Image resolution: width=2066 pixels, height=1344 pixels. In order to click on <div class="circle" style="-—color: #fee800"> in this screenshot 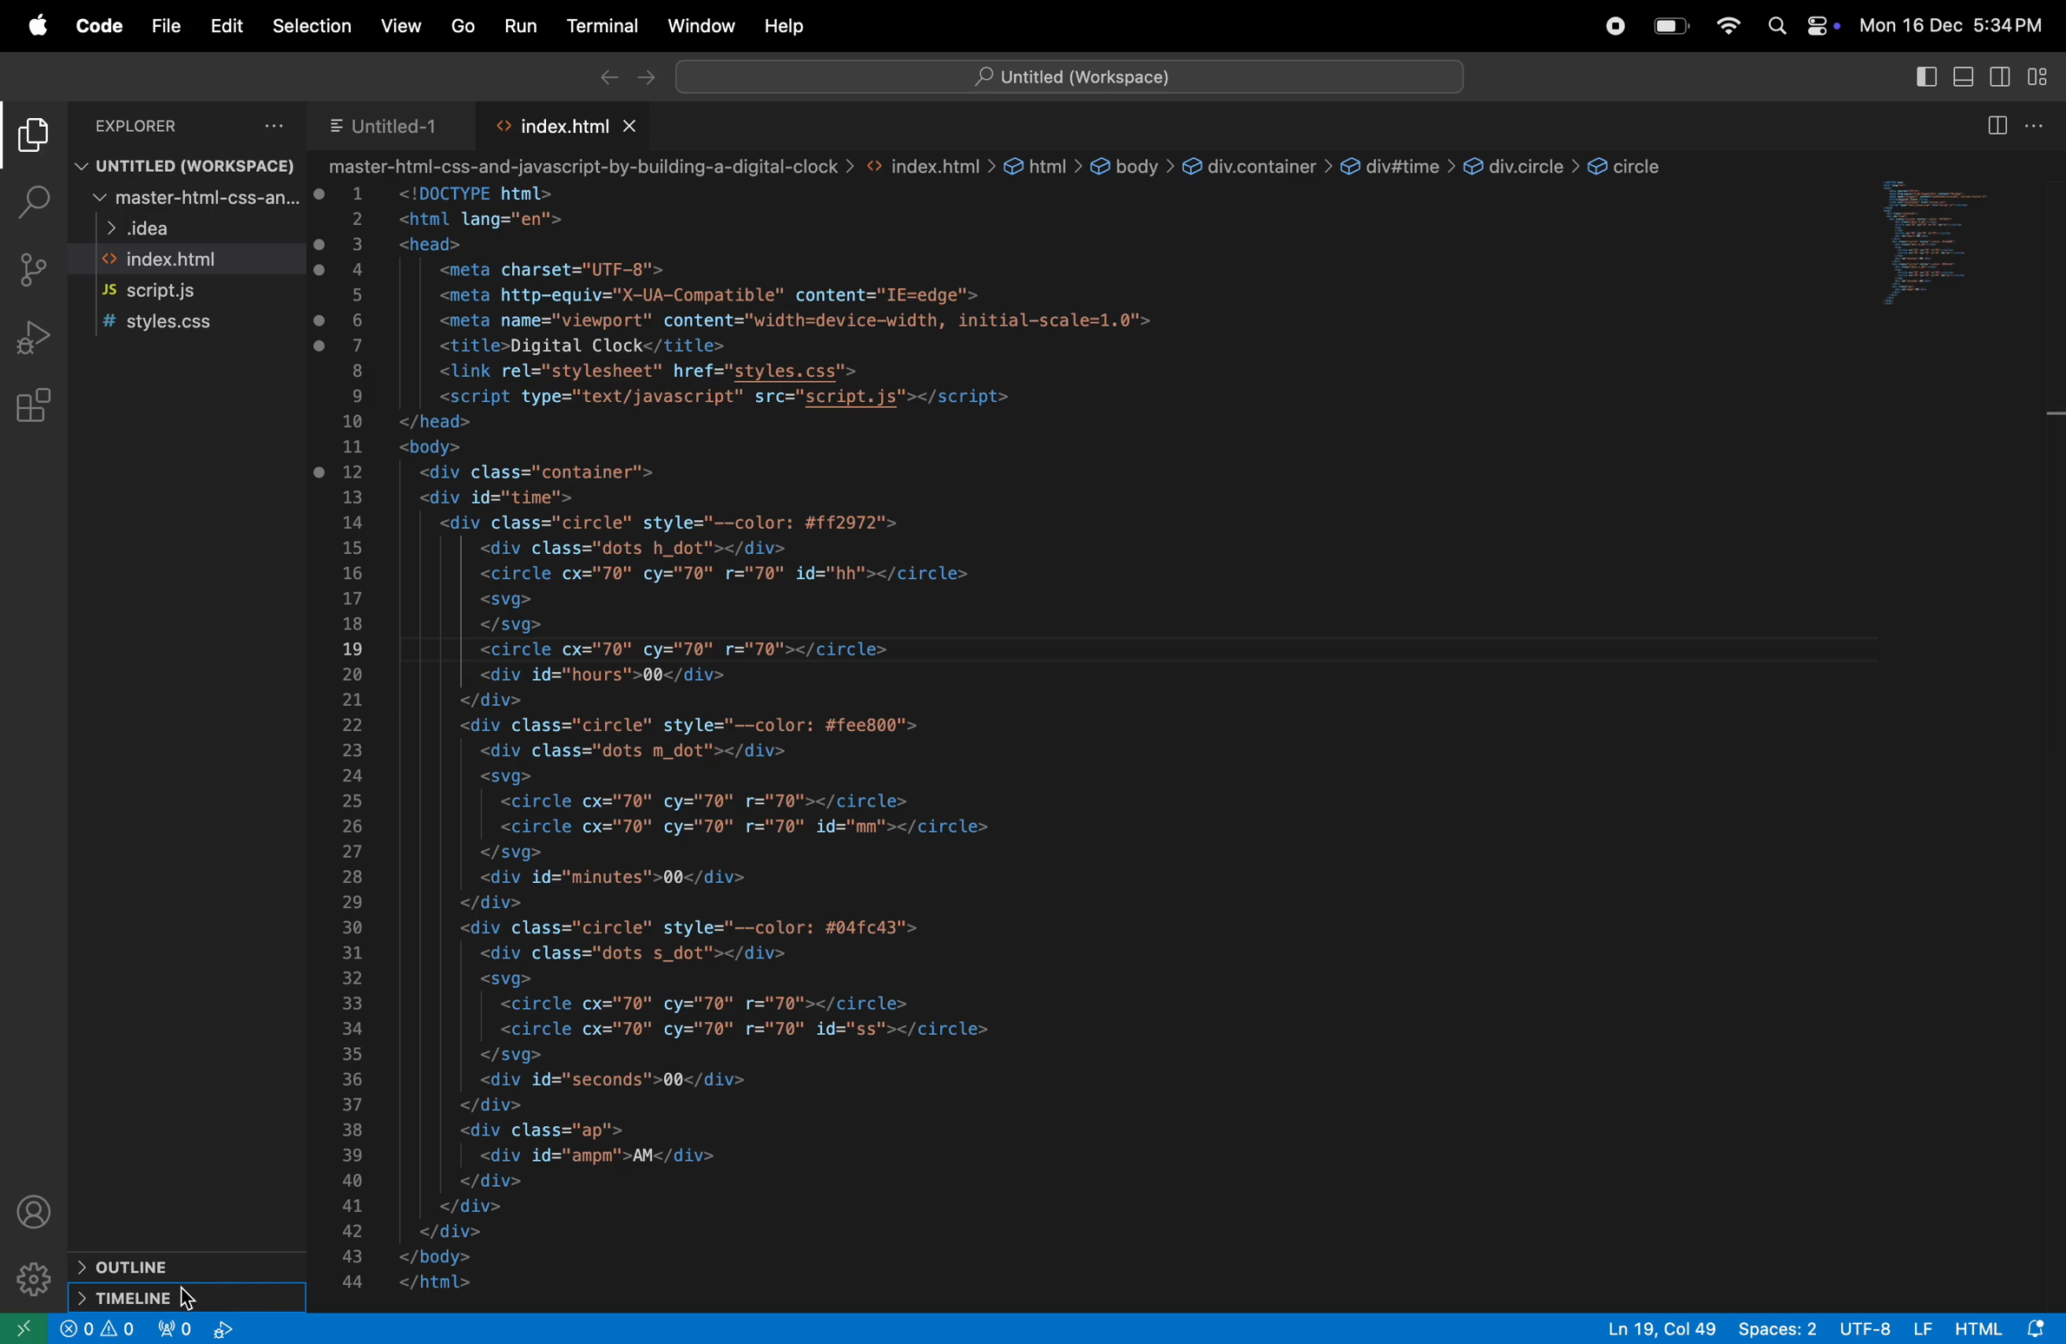, I will do `click(698, 726)`.